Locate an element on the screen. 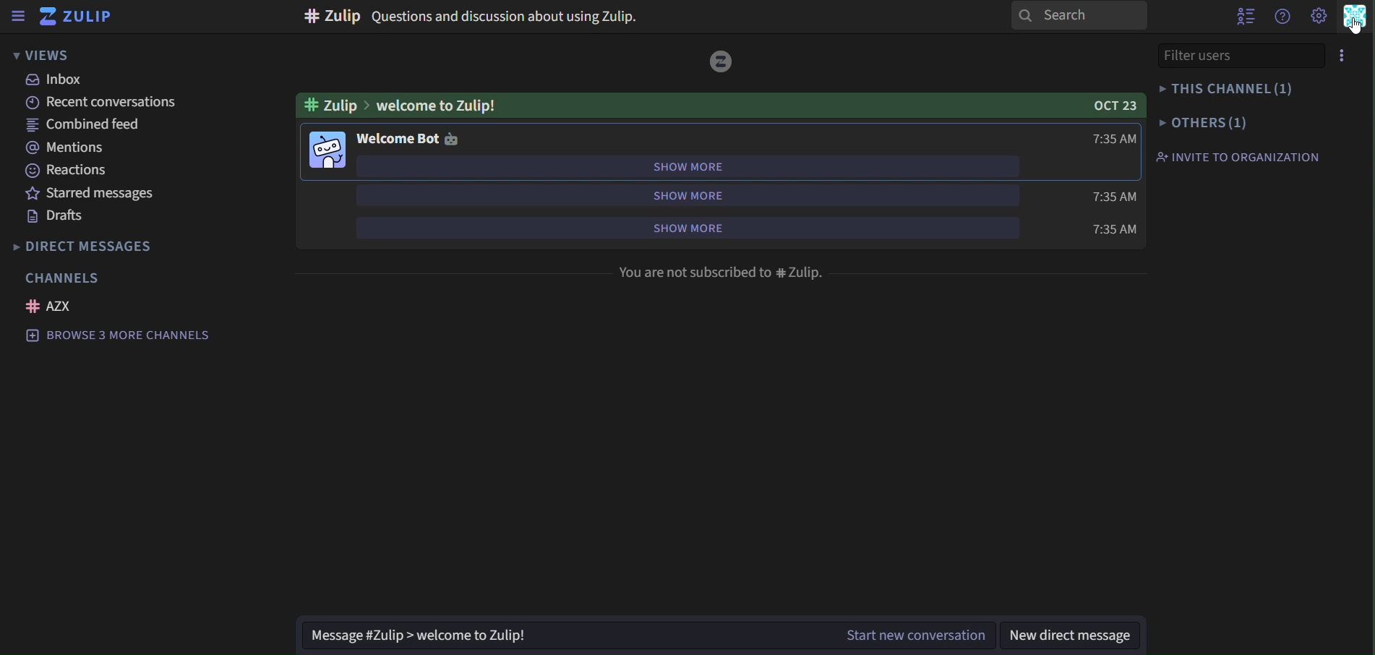  views is located at coordinates (57, 56).